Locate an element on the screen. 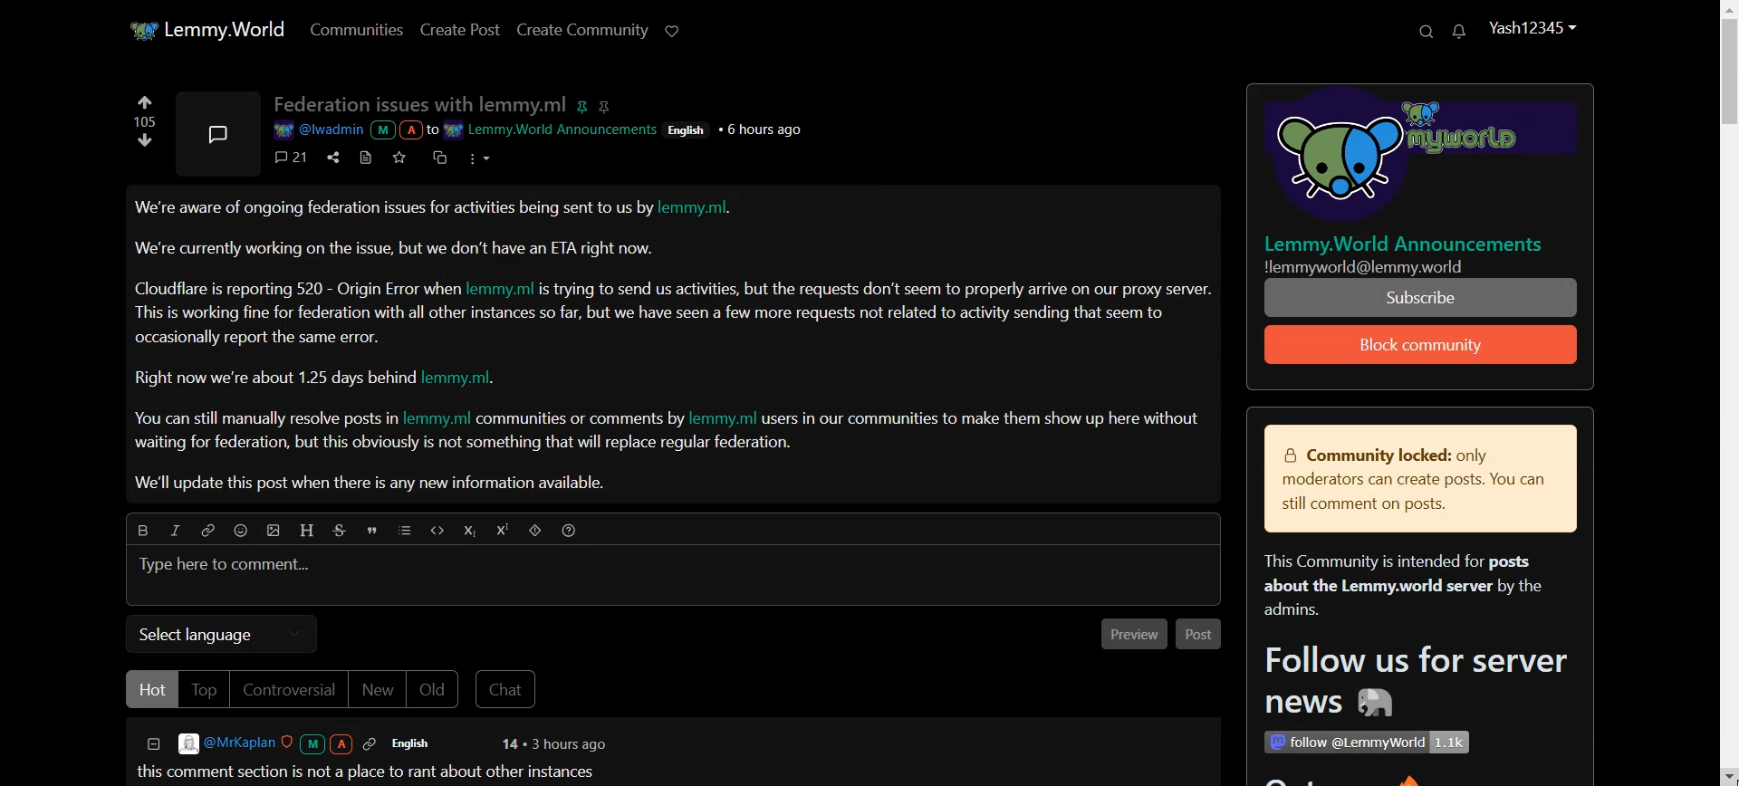 The height and width of the screenshot is (786, 1739). Create Post is located at coordinates (460, 27).